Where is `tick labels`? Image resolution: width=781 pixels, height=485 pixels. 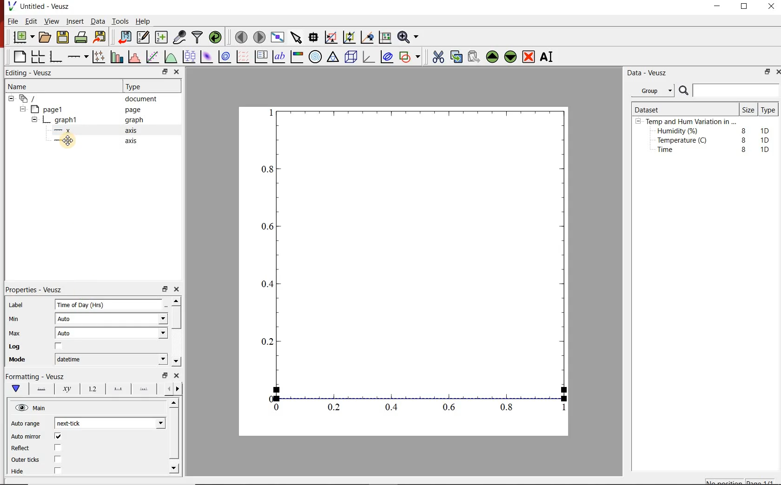 tick labels is located at coordinates (92, 389).